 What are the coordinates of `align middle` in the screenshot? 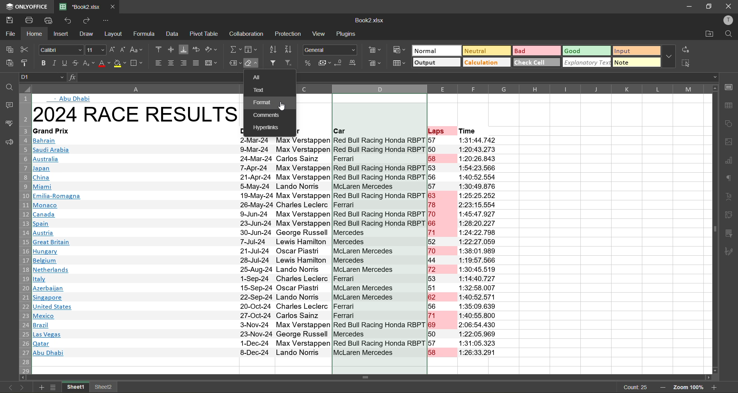 It's located at (171, 50).